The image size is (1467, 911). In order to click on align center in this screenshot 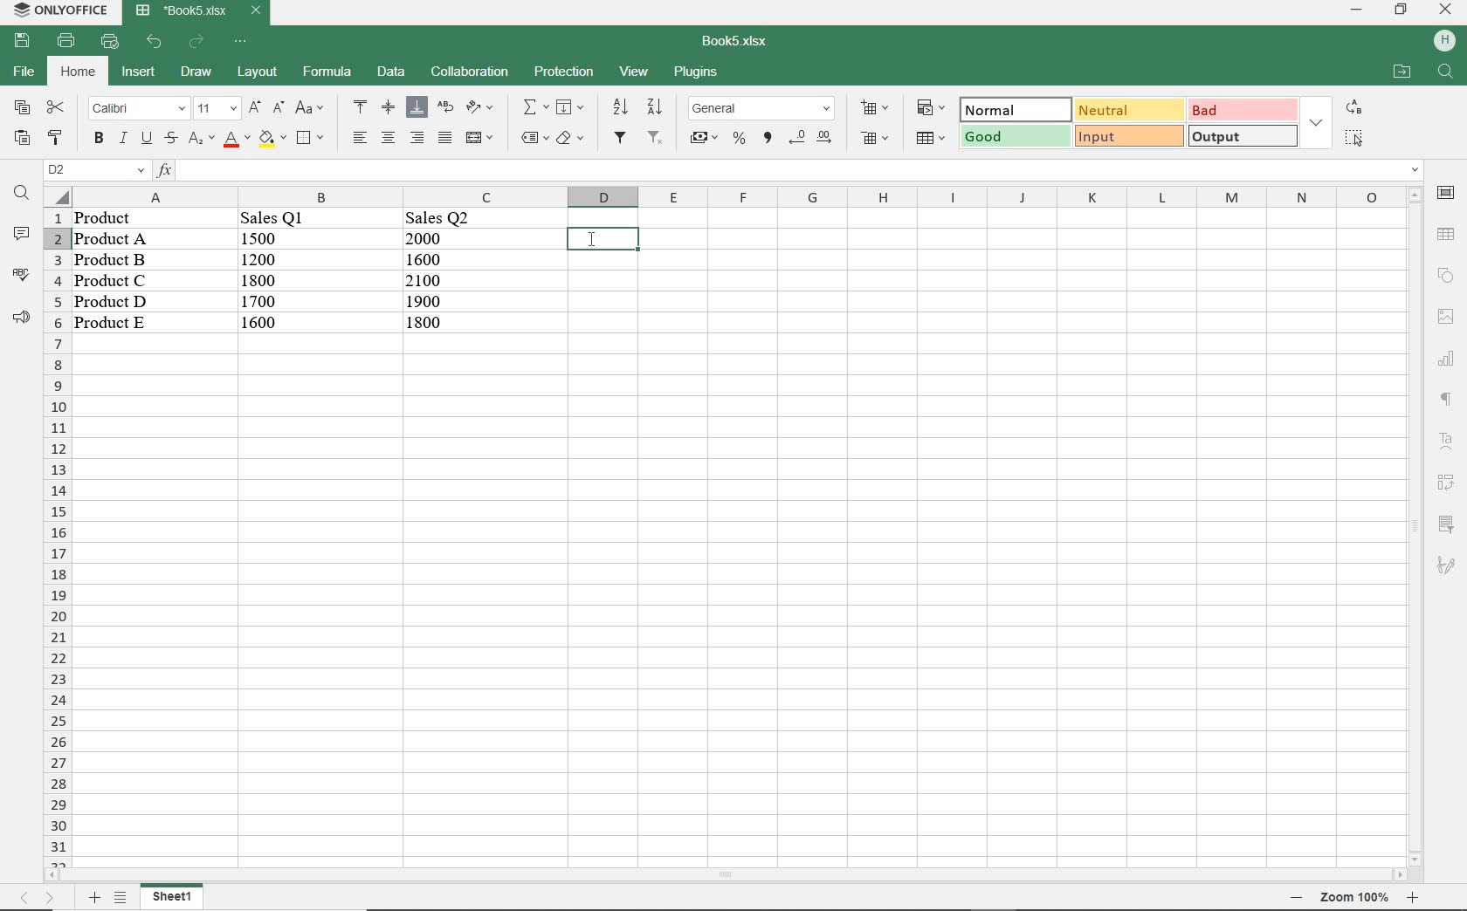, I will do `click(388, 138)`.